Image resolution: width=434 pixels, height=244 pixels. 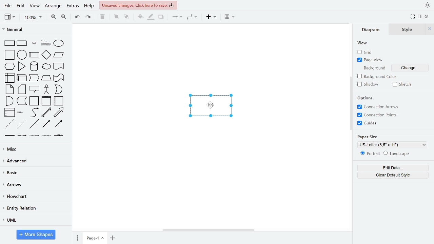 What do you see at coordinates (116, 18) in the screenshot?
I see `to front` at bounding box center [116, 18].